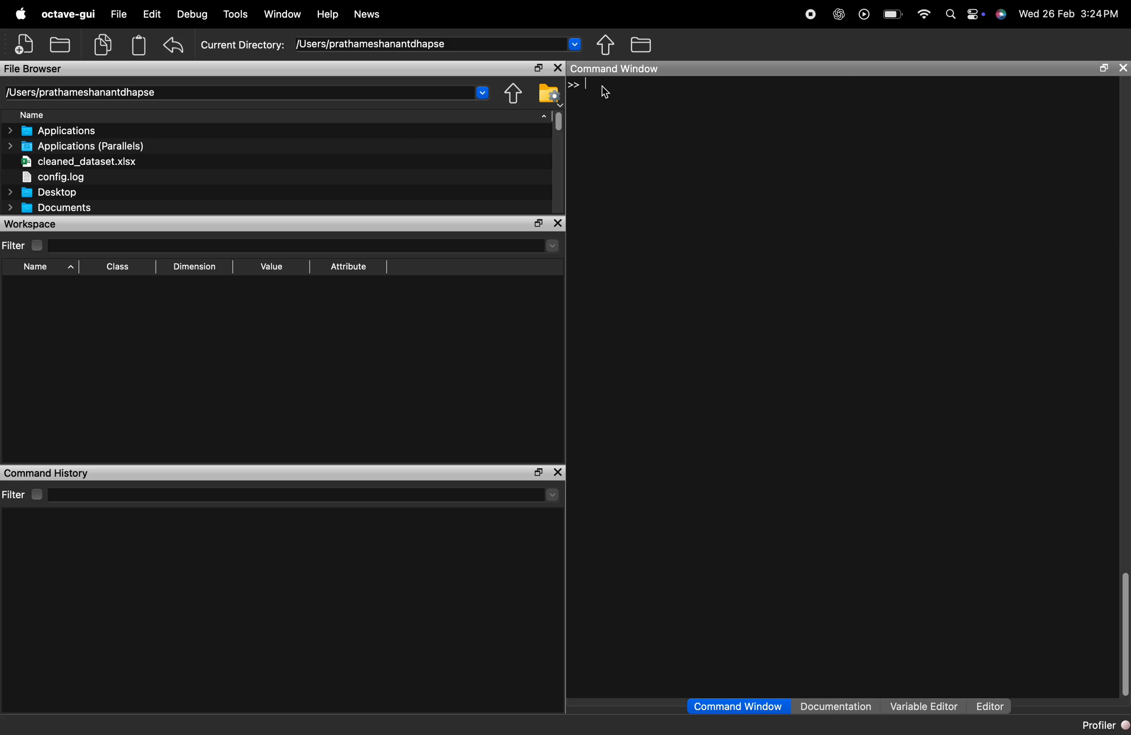  What do you see at coordinates (21, 15) in the screenshot?
I see `logo` at bounding box center [21, 15].